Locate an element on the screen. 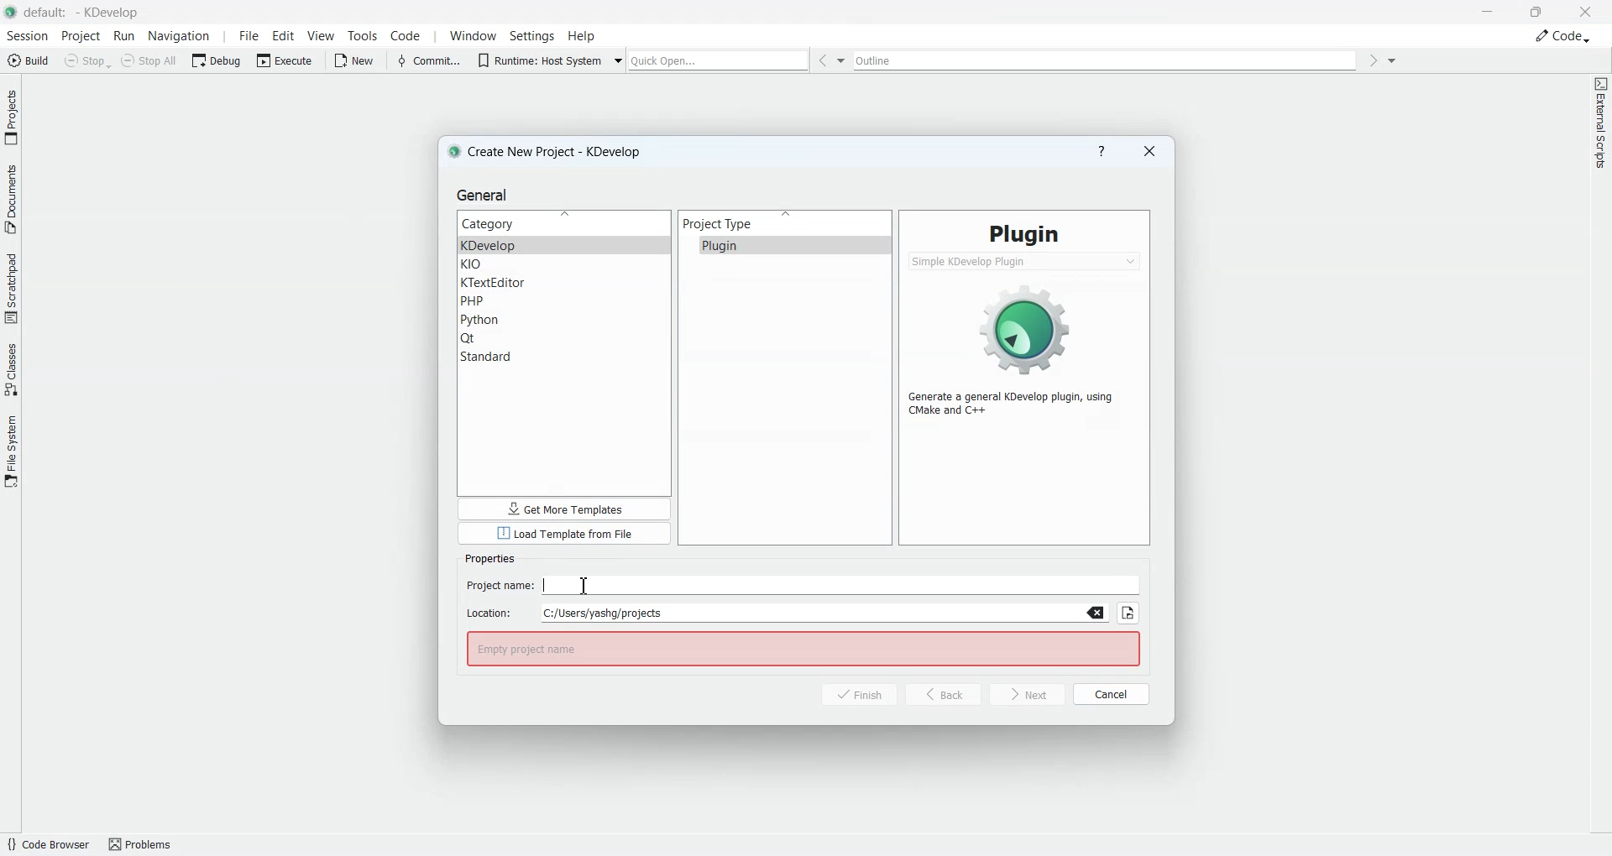 The width and height of the screenshot is (1612, 856). Build is located at coordinates (27, 60).